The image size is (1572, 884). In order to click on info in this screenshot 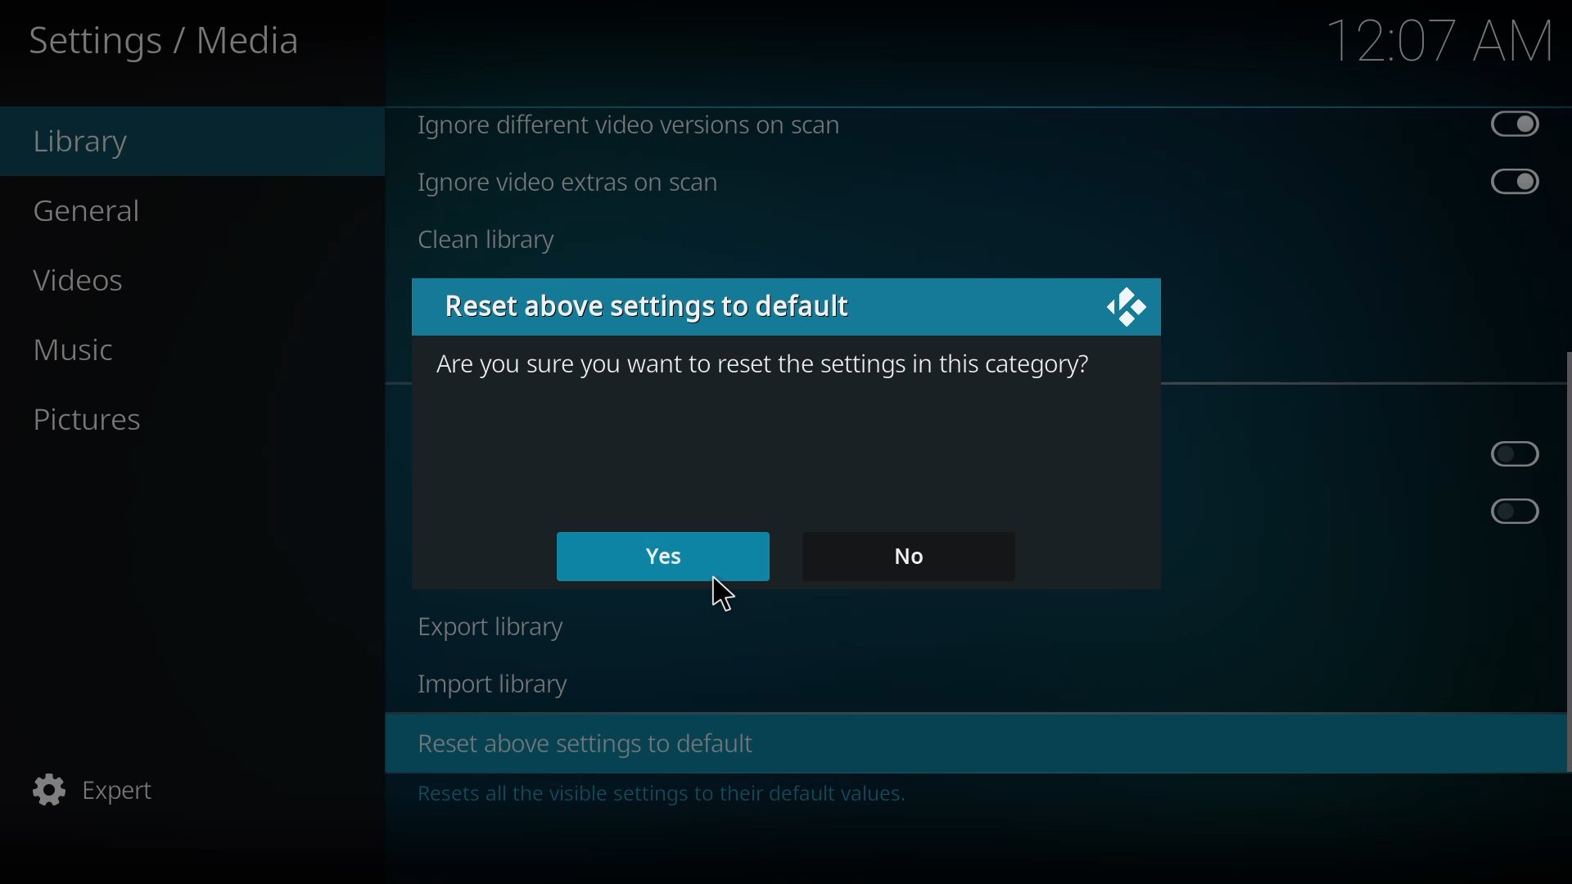, I will do `click(654, 795)`.